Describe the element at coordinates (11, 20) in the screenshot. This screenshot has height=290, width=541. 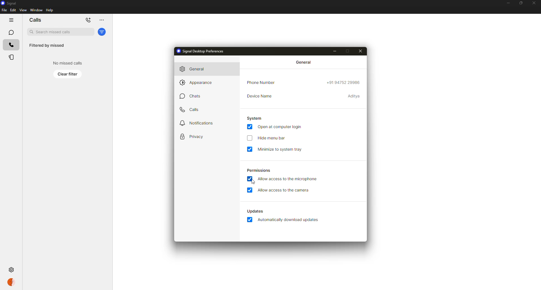
I see `hide tabs` at that location.